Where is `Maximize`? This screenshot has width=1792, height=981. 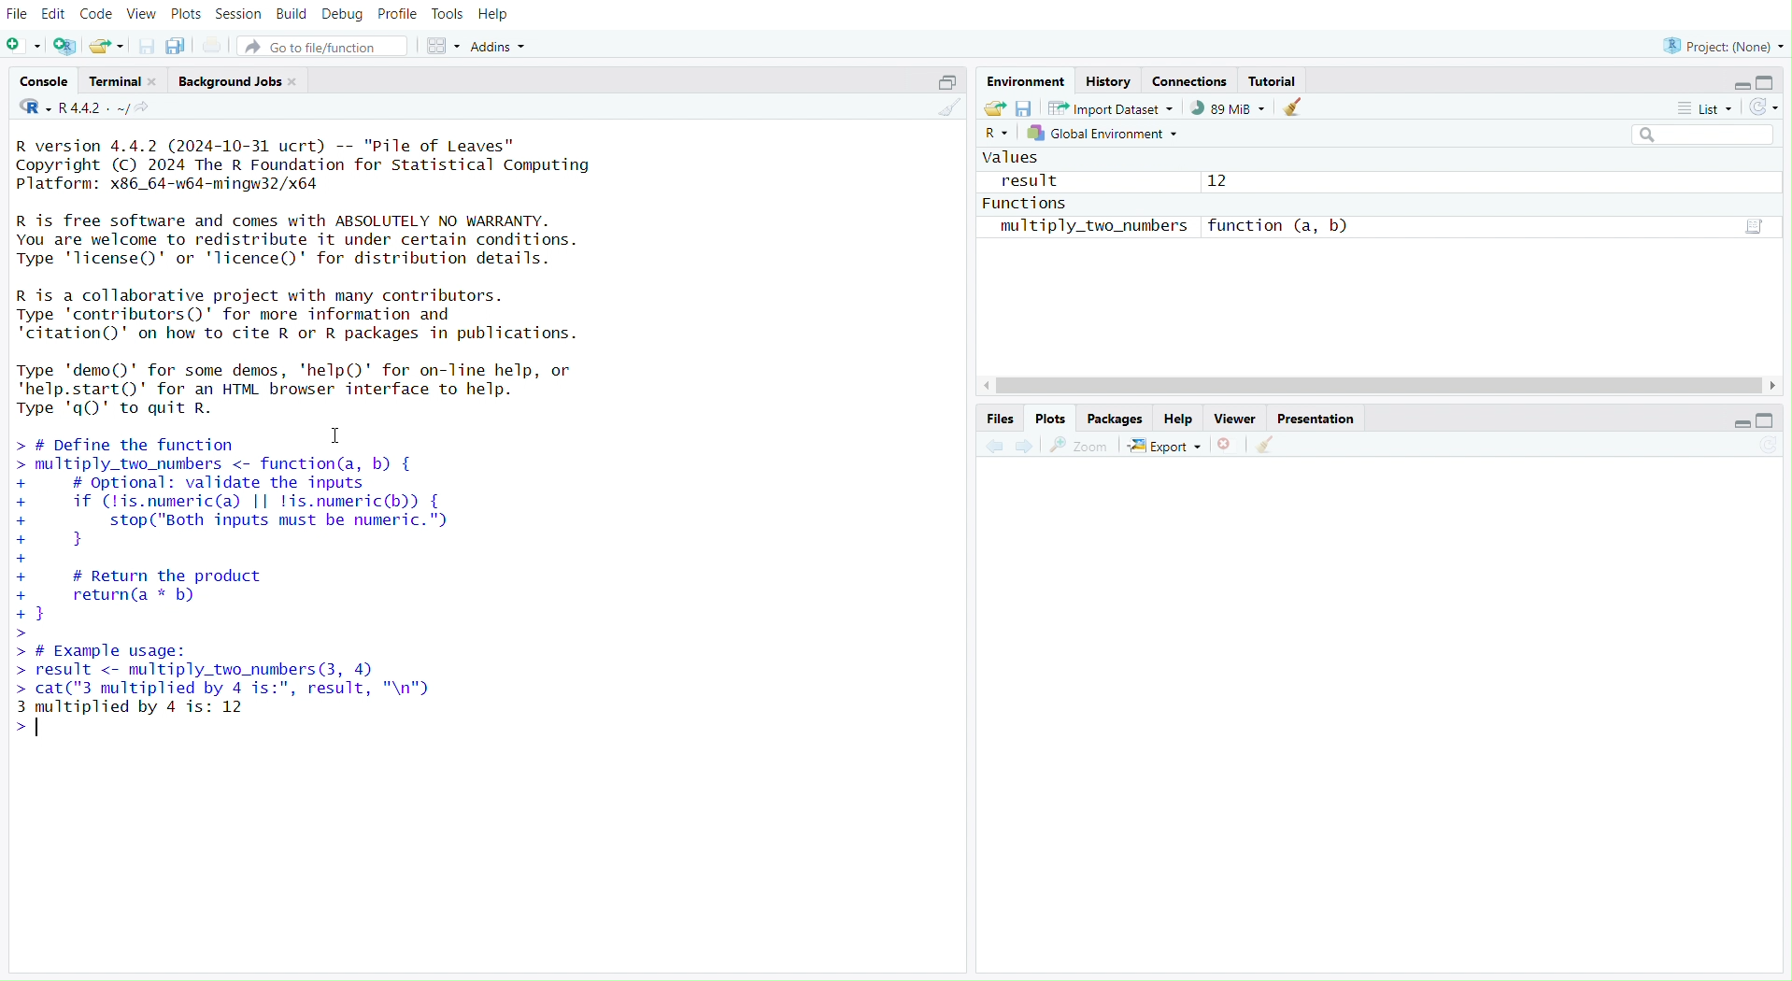 Maximize is located at coordinates (1774, 419).